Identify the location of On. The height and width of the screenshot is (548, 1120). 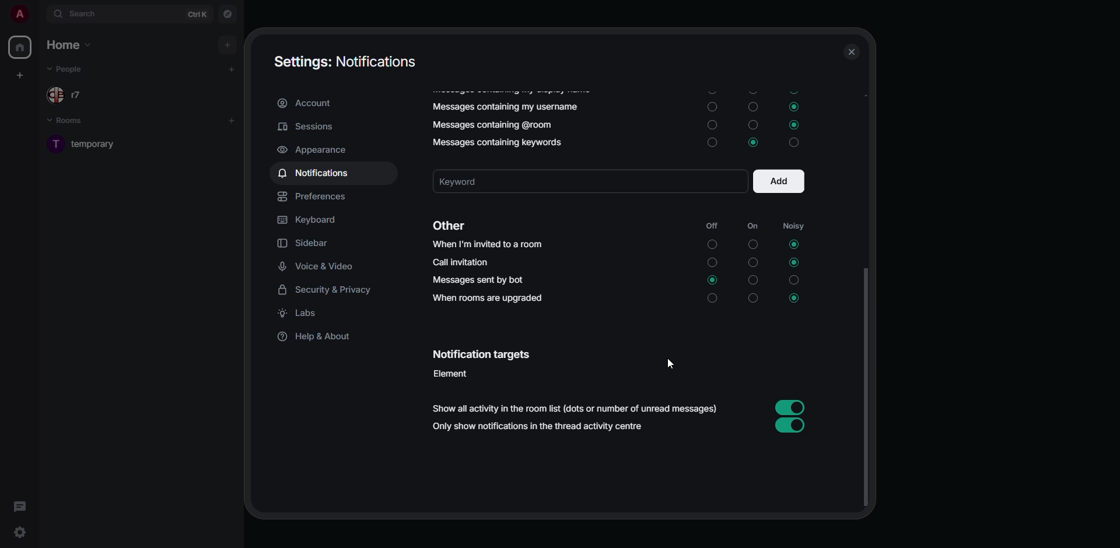
(752, 280).